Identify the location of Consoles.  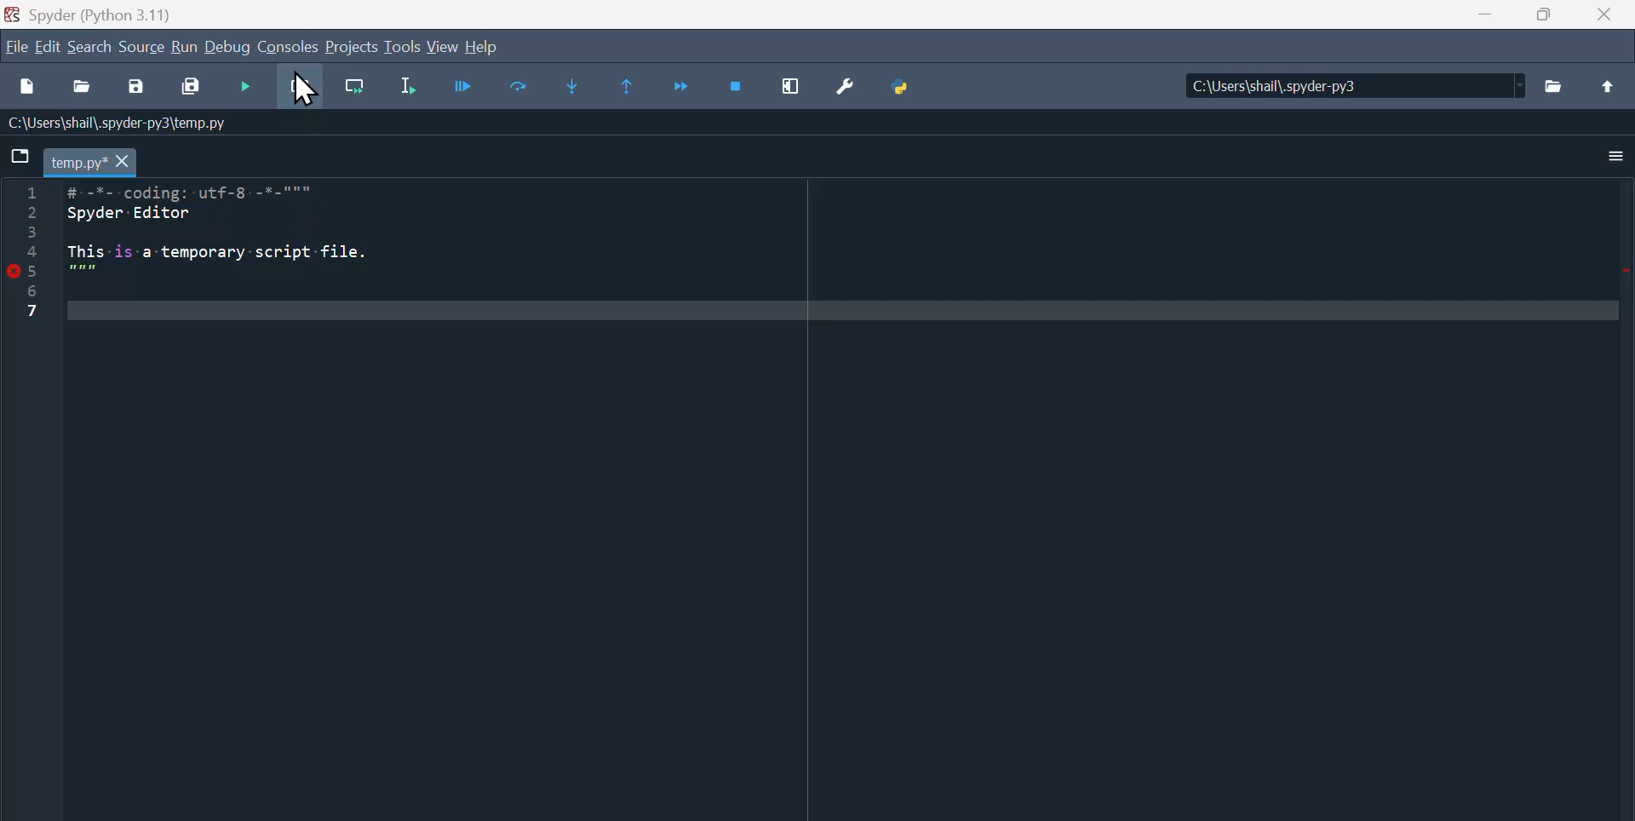
(290, 47).